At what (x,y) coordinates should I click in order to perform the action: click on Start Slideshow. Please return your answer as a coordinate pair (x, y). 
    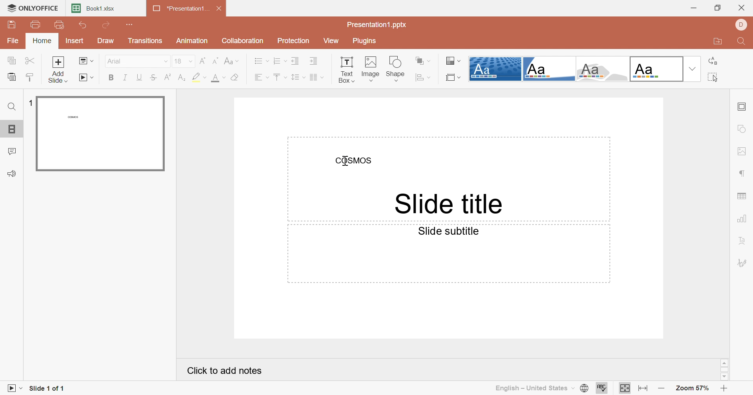
    Looking at the image, I should click on (16, 388).